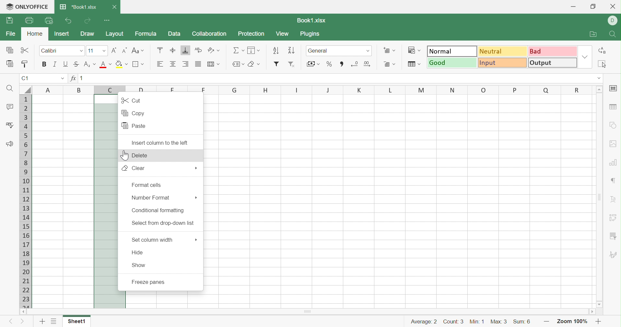 Image resolution: width=621 pixels, height=327 pixels. I want to click on Output, so click(553, 63).